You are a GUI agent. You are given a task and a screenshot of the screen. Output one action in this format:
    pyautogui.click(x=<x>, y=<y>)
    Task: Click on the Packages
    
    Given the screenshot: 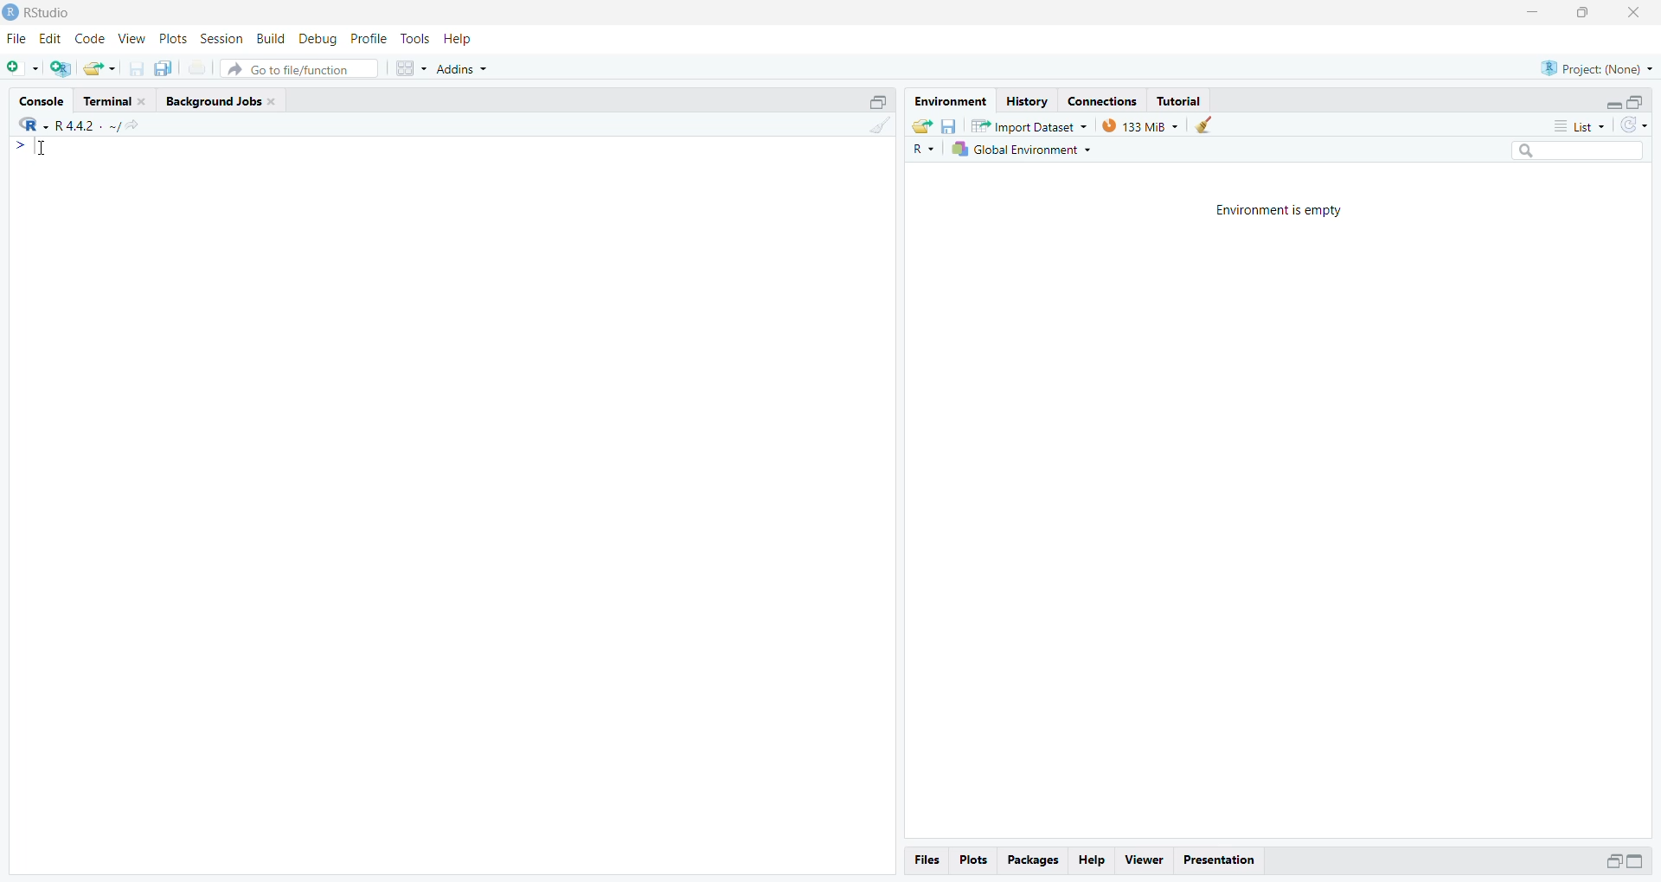 What is the action you would take?
    pyautogui.click(x=1035, y=862)
    